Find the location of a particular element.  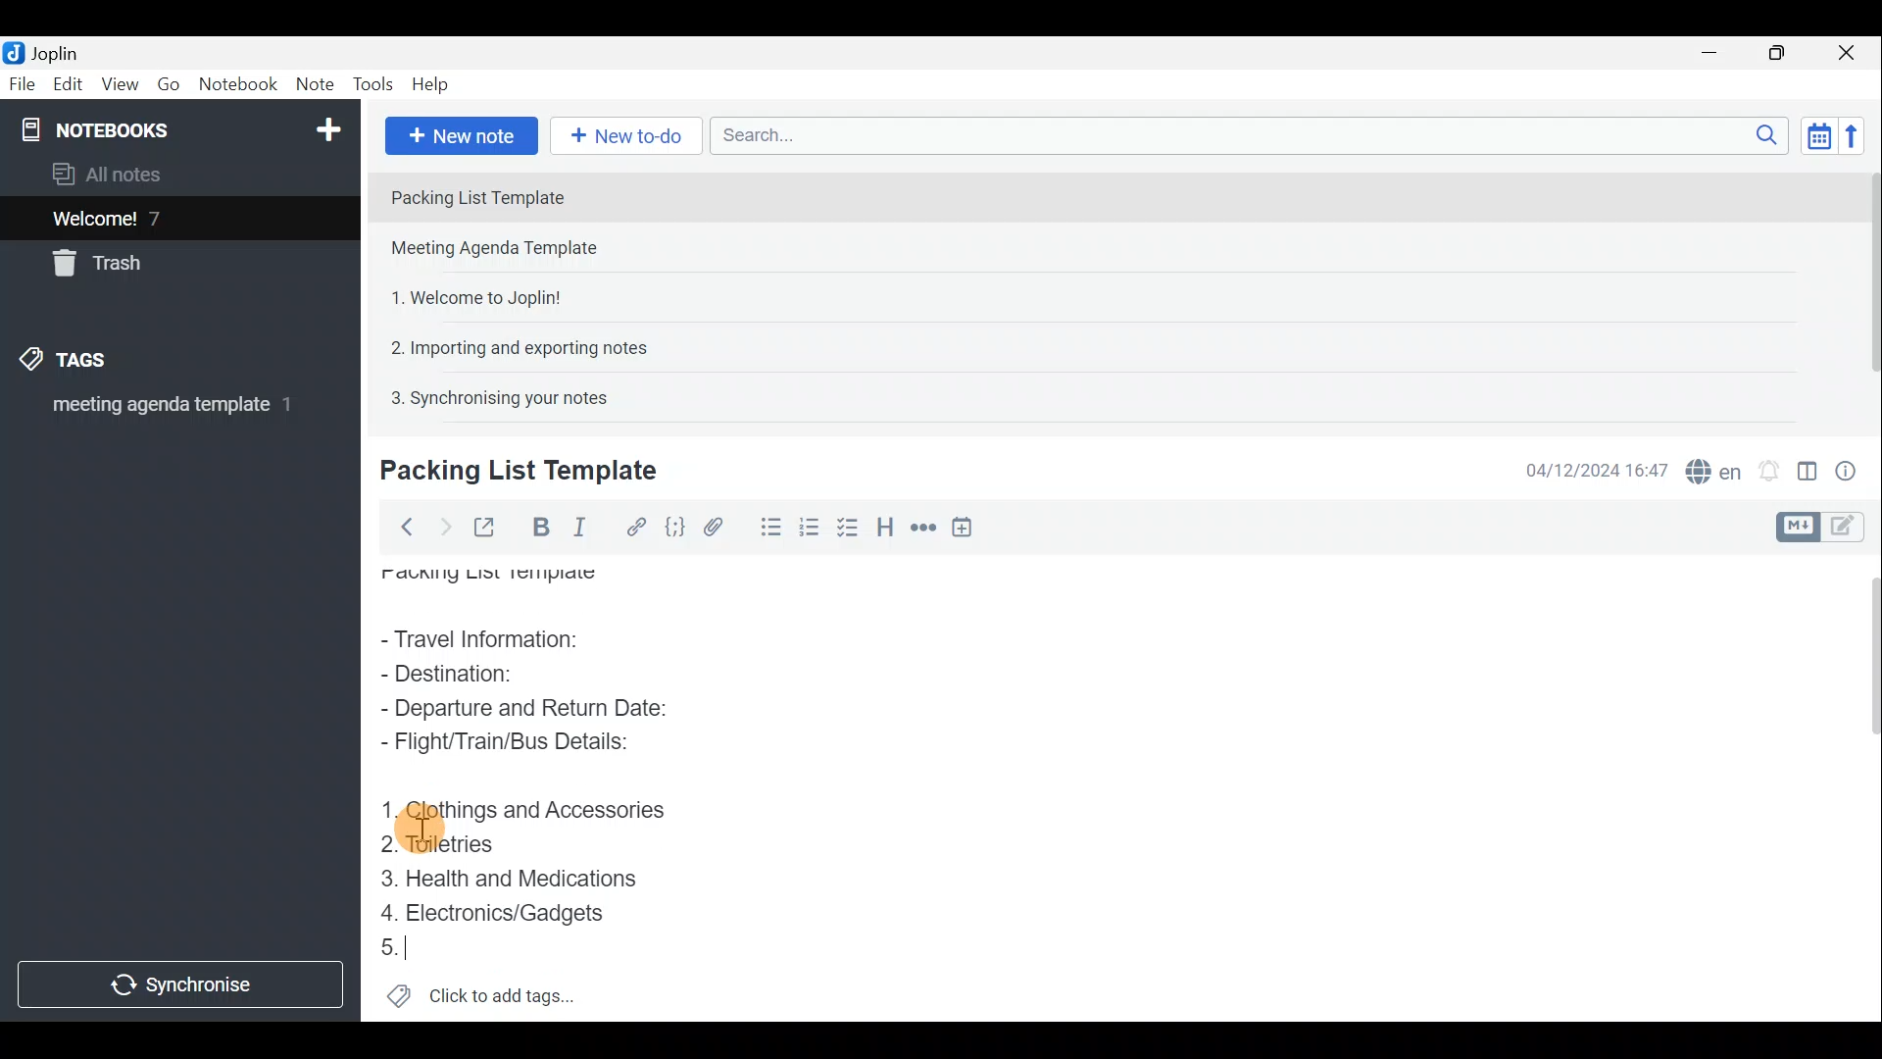

Synchronise is located at coordinates (183, 987).